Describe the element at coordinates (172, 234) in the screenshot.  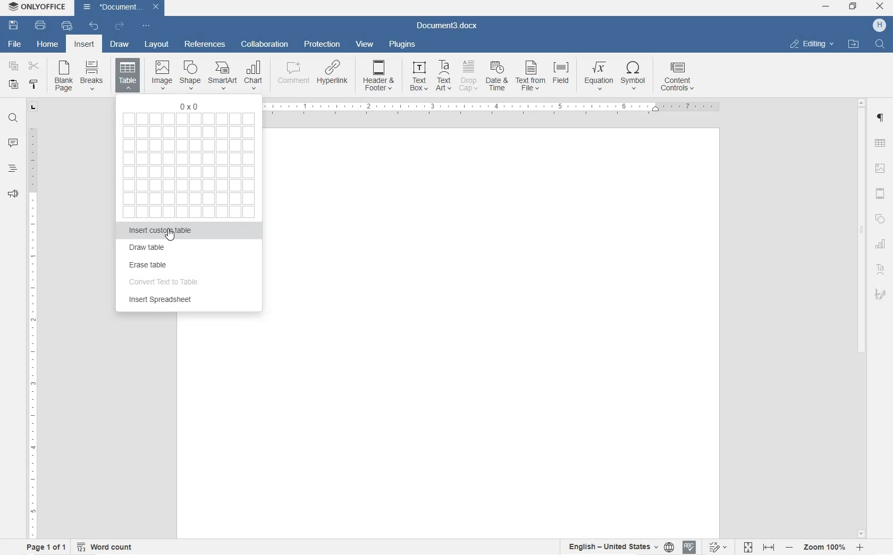
I see `cursor` at that location.